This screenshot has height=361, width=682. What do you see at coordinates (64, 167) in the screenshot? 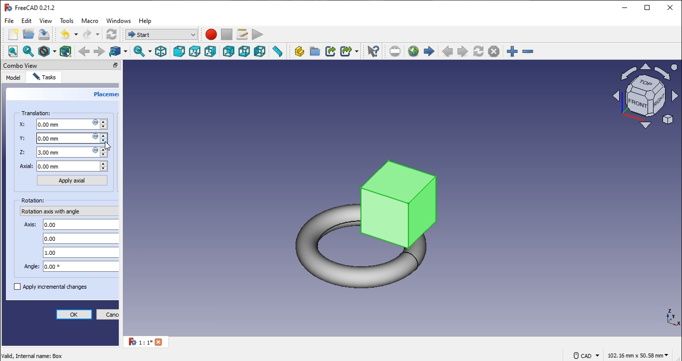
I see `axial` at bounding box center [64, 167].